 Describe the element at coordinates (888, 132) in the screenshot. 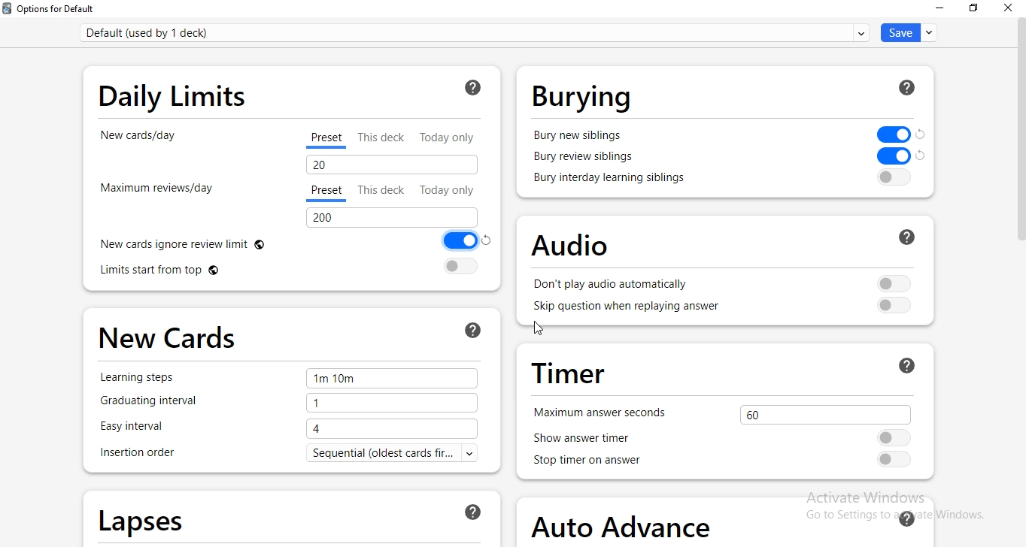

I see `Toggle` at that location.